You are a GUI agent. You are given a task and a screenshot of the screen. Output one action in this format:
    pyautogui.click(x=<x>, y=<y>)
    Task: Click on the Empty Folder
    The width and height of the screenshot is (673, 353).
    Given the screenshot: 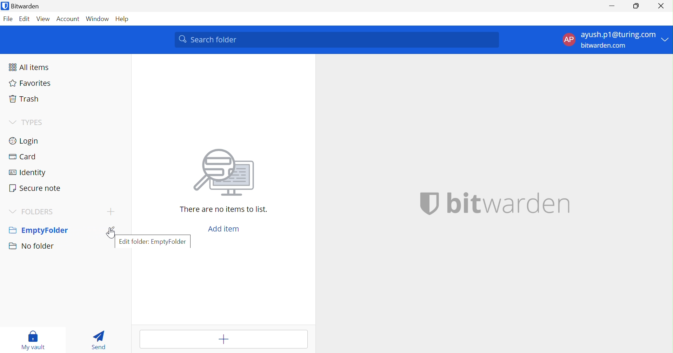 What is the action you would take?
    pyautogui.click(x=38, y=231)
    